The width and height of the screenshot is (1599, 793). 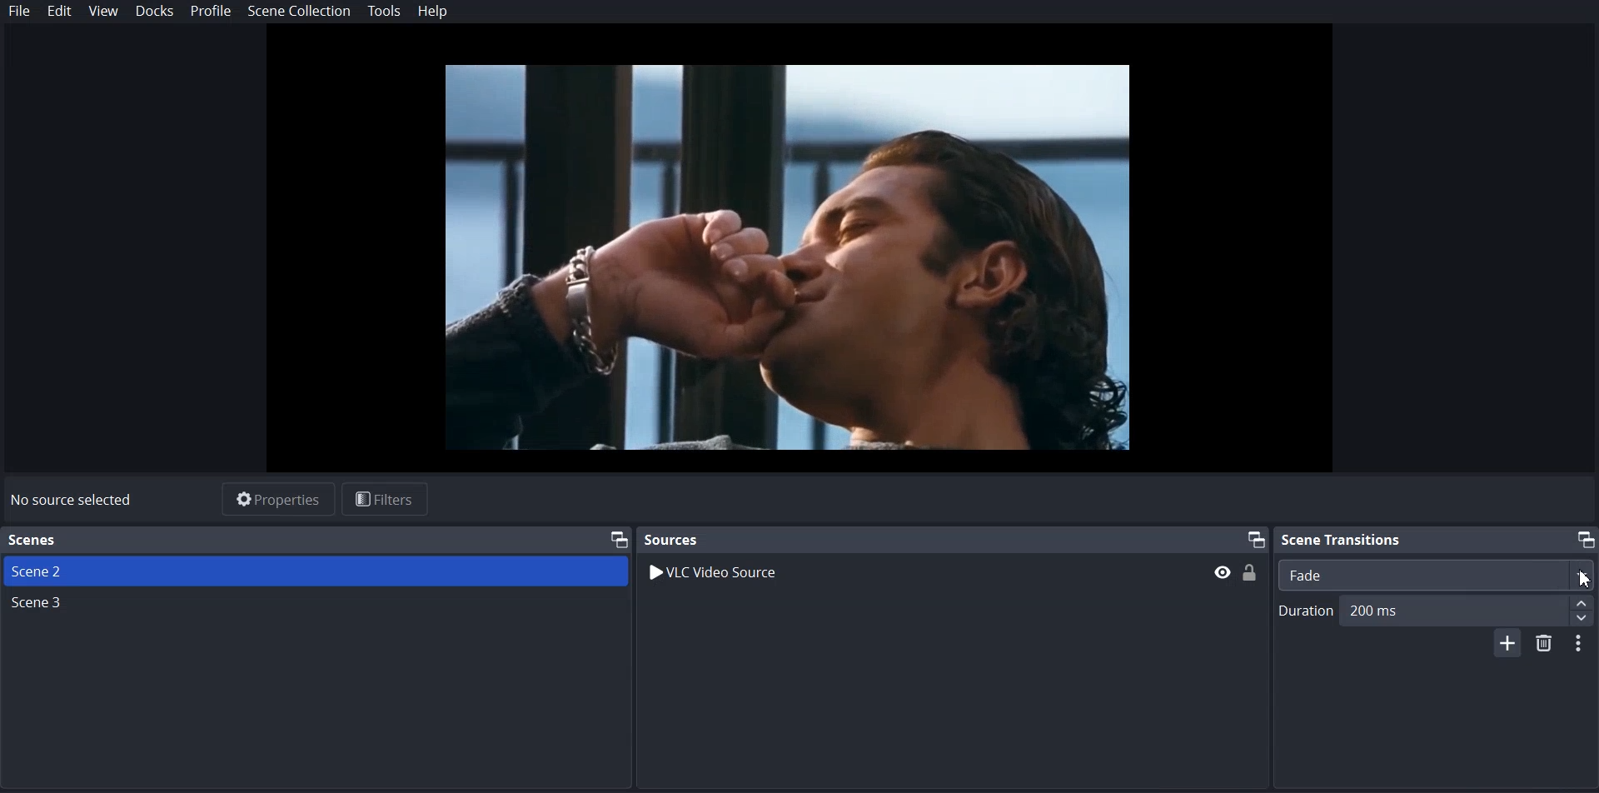 What do you see at coordinates (278, 500) in the screenshot?
I see `Properties` at bounding box center [278, 500].